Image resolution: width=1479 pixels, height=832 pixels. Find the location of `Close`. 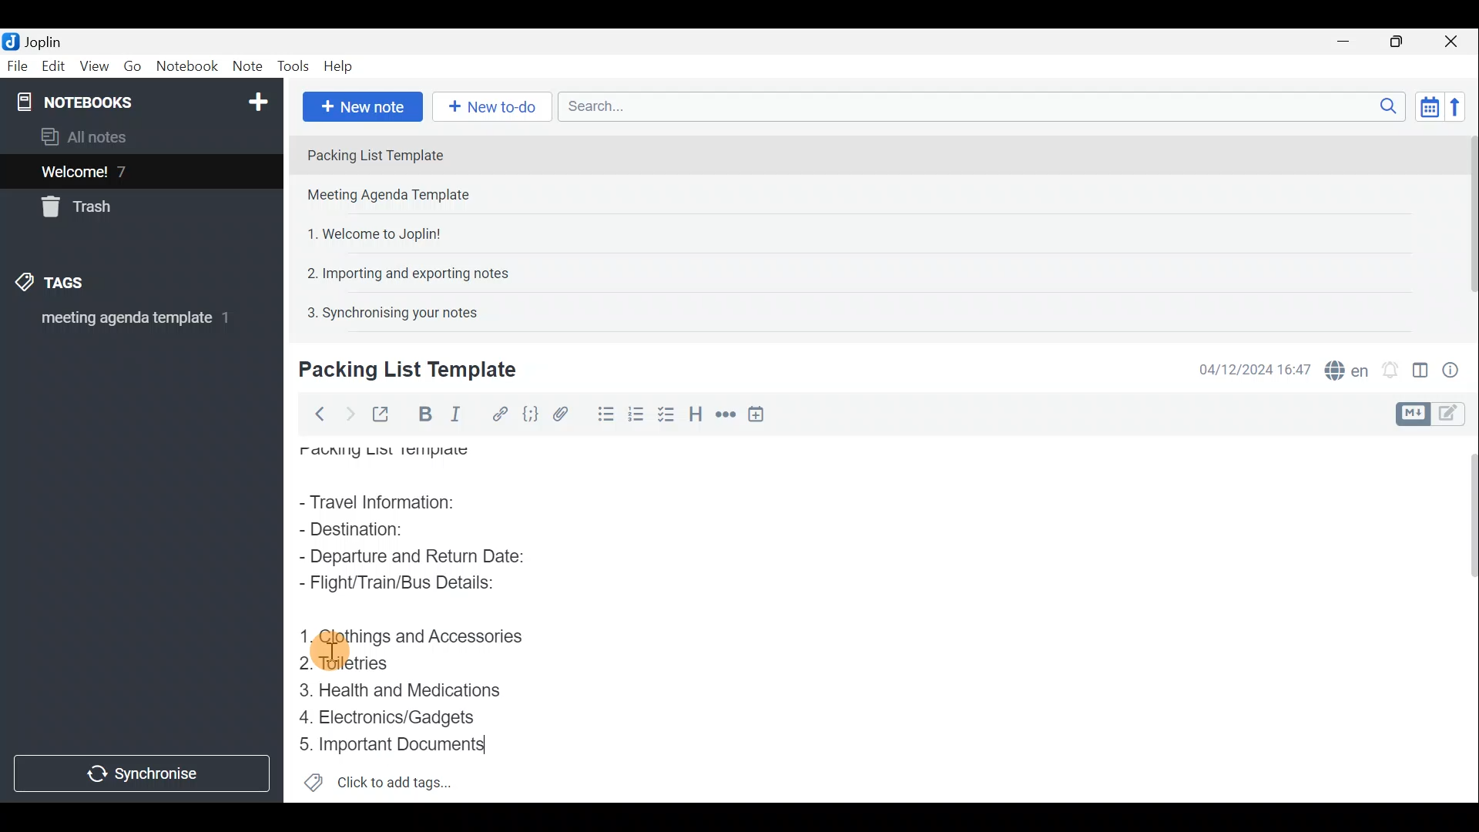

Close is located at coordinates (1456, 41).